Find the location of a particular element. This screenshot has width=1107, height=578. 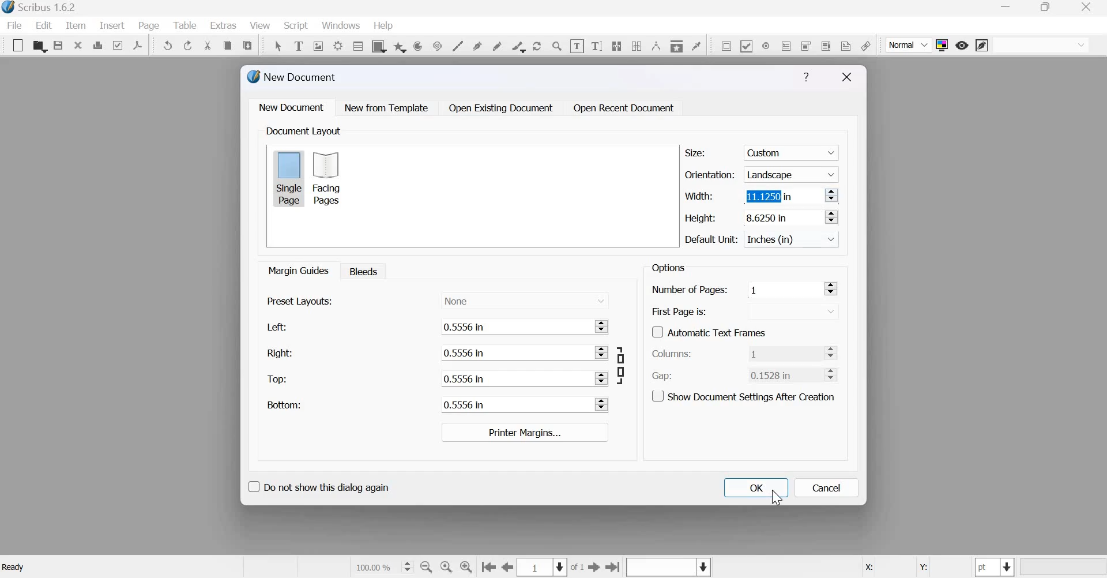

arc is located at coordinates (417, 46).